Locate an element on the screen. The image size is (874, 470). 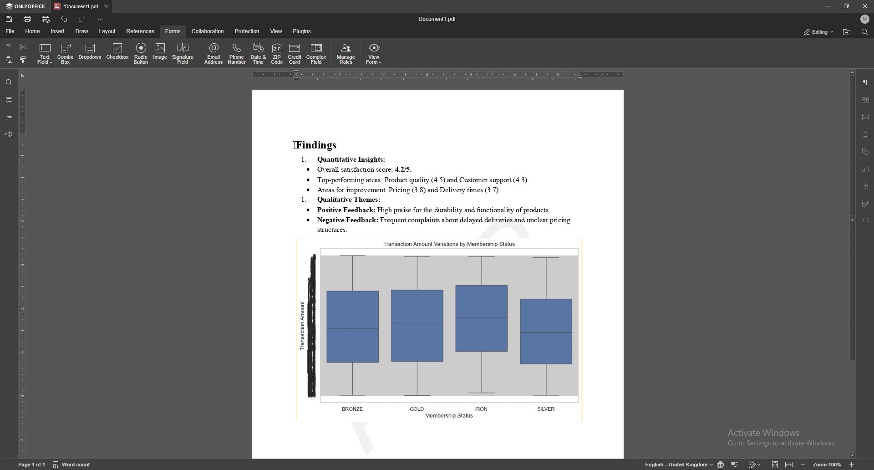
email address is located at coordinates (214, 53).